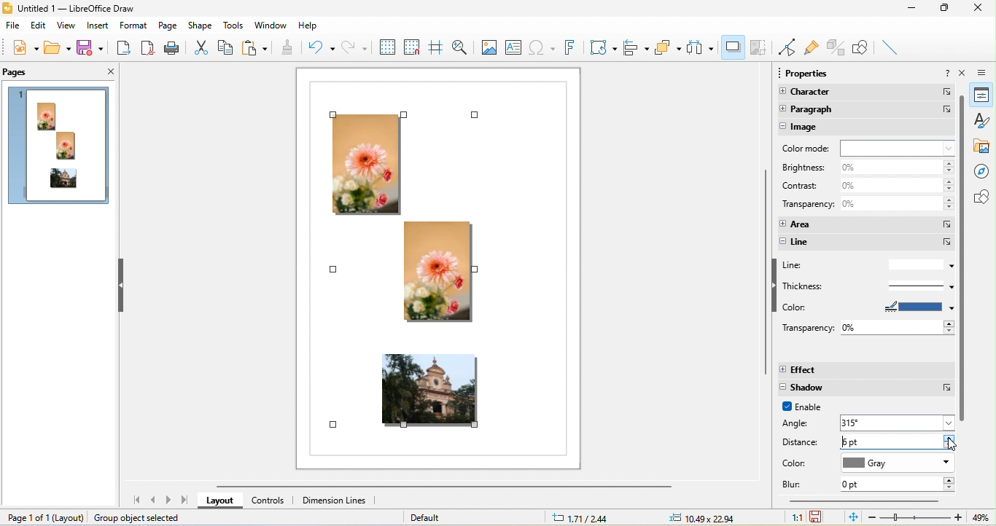  I want to click on zoom and pan, so click(460, 47).